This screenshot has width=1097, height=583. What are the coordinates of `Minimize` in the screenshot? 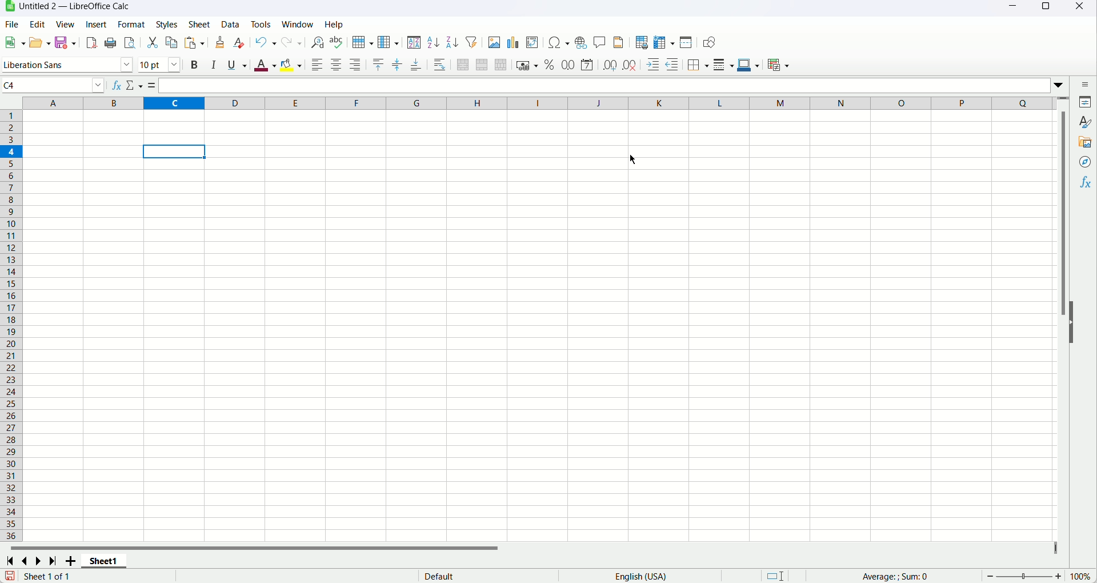 It's located at (1015, 8).